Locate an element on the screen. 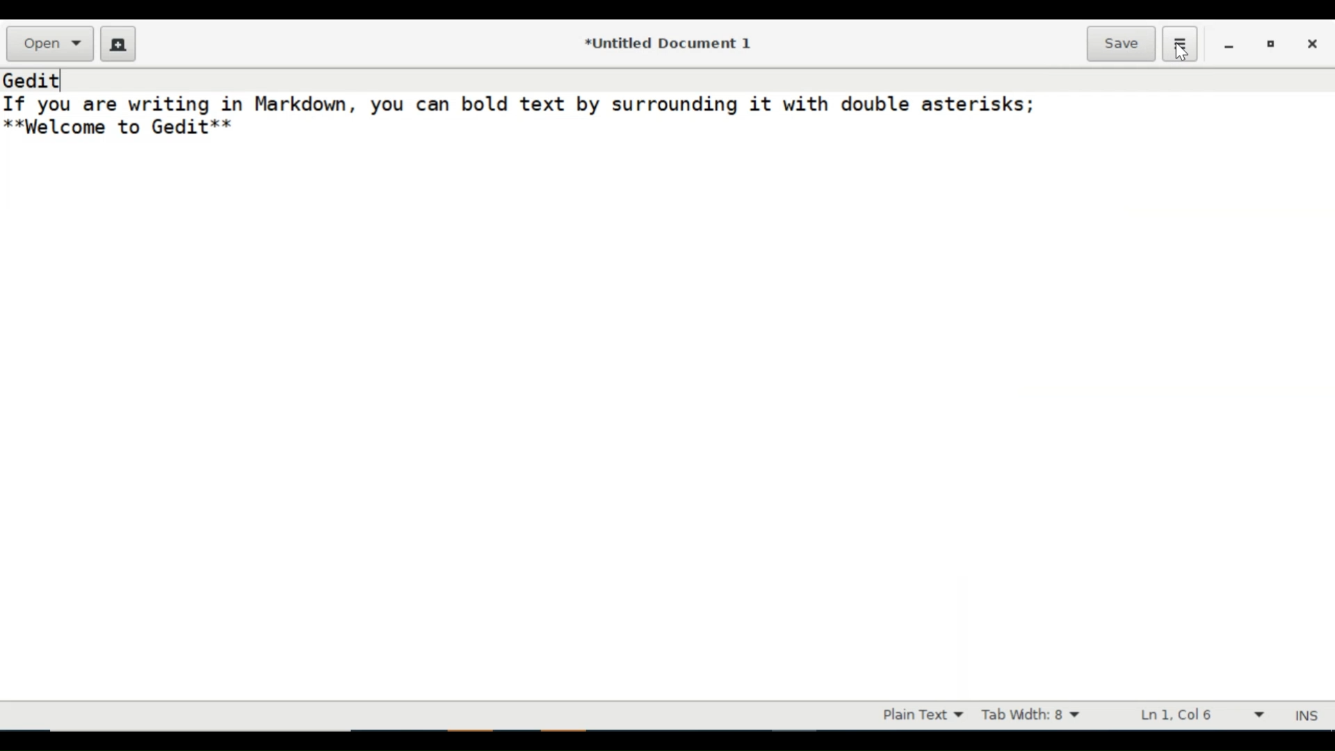 This screenshot has width=1335, height=751. Application menu is located at coordinates (1179, 43).